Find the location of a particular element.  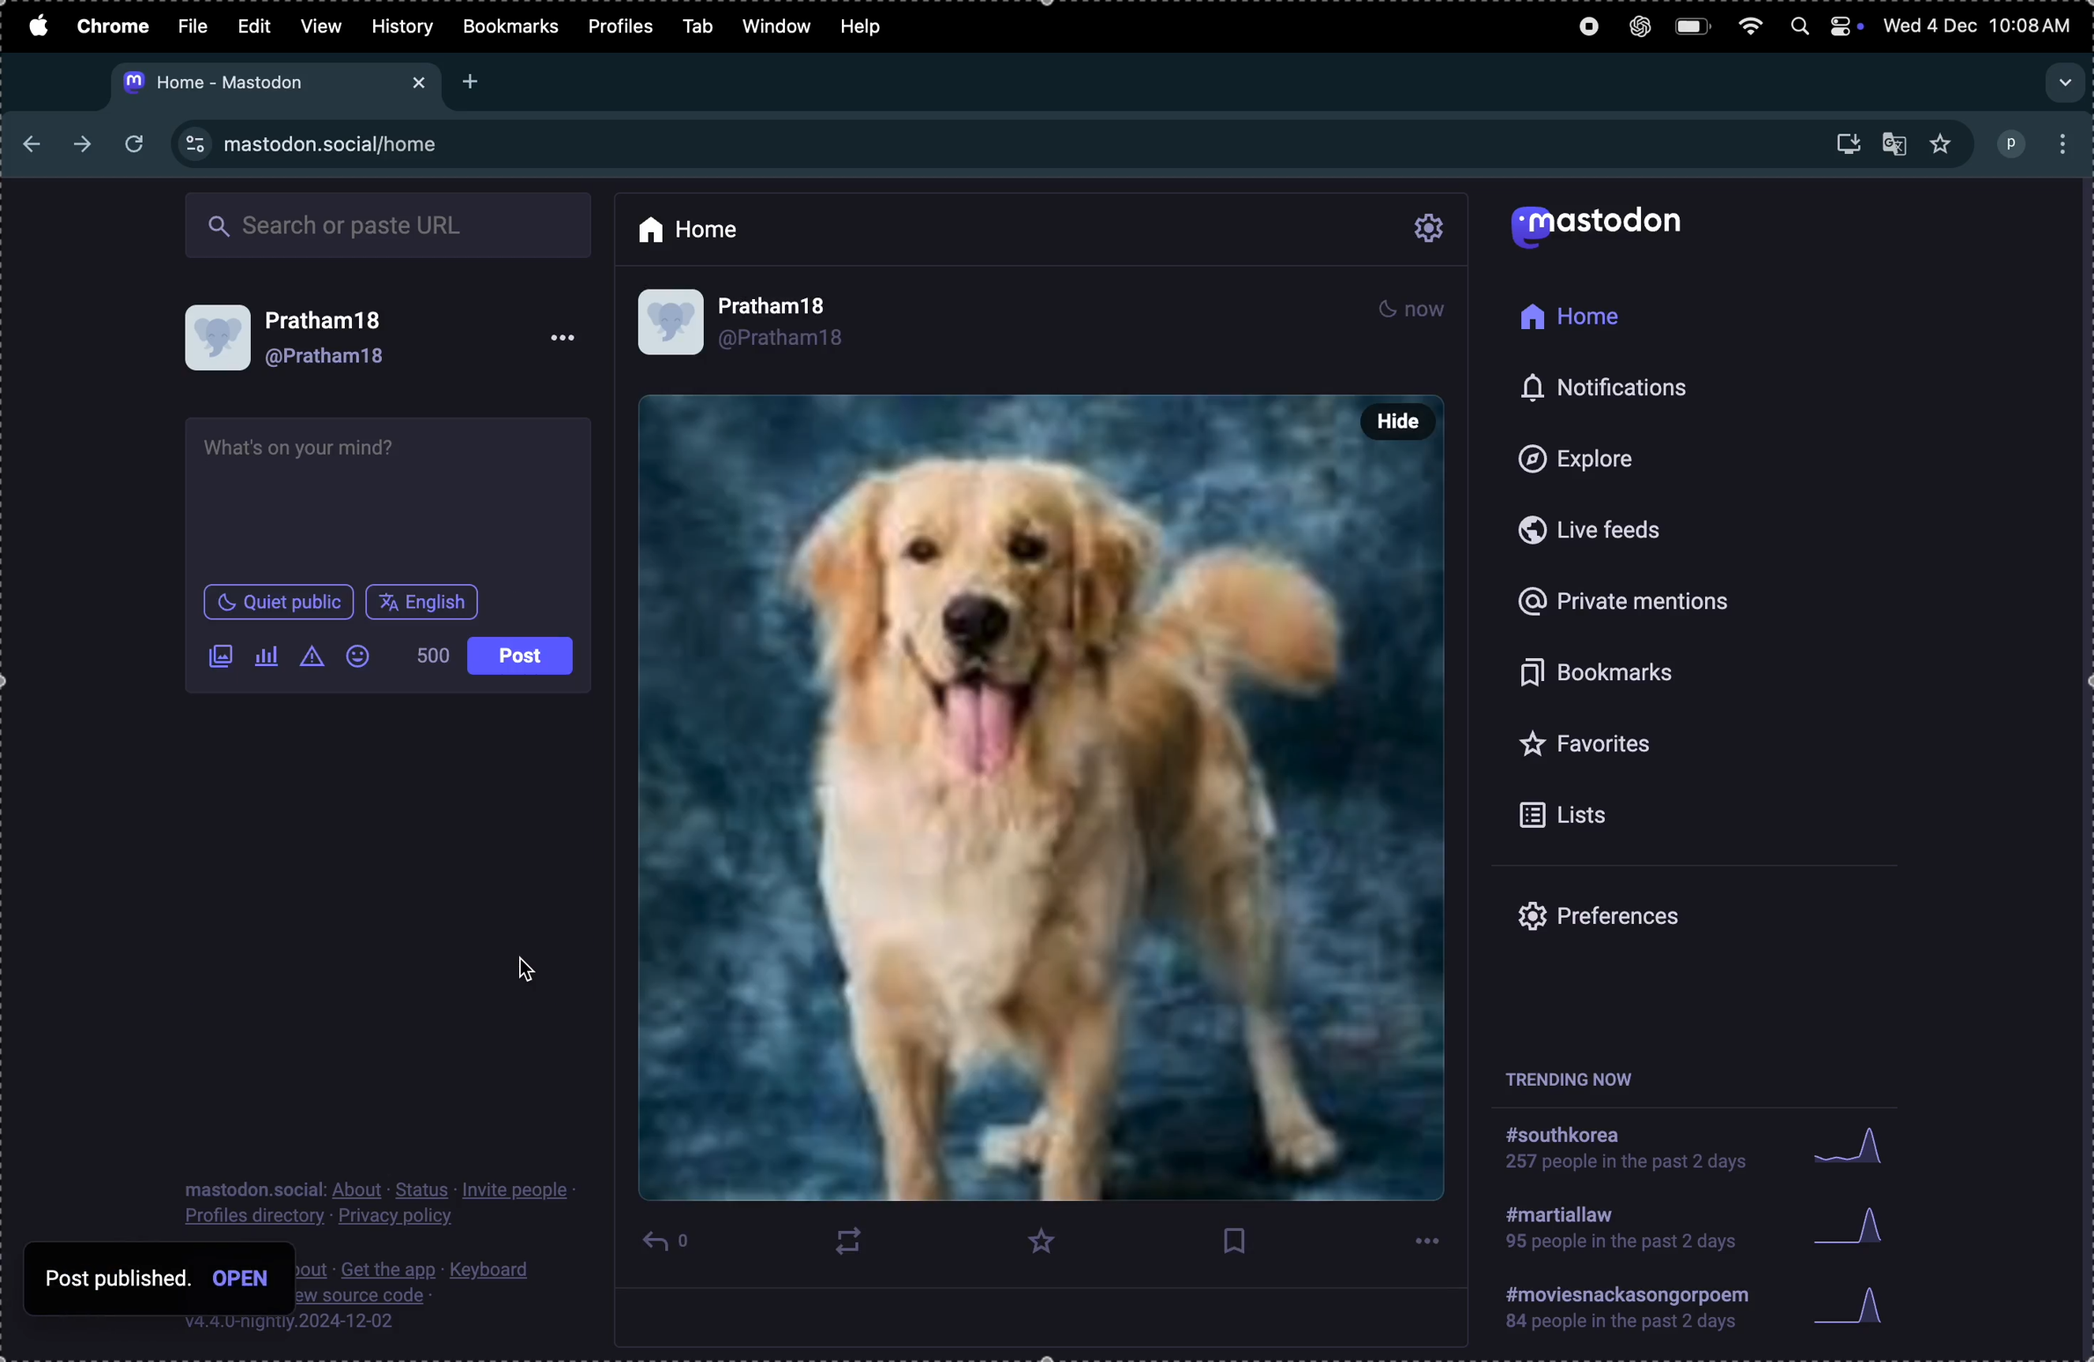

add content warning is located at coordinates (316, 659).